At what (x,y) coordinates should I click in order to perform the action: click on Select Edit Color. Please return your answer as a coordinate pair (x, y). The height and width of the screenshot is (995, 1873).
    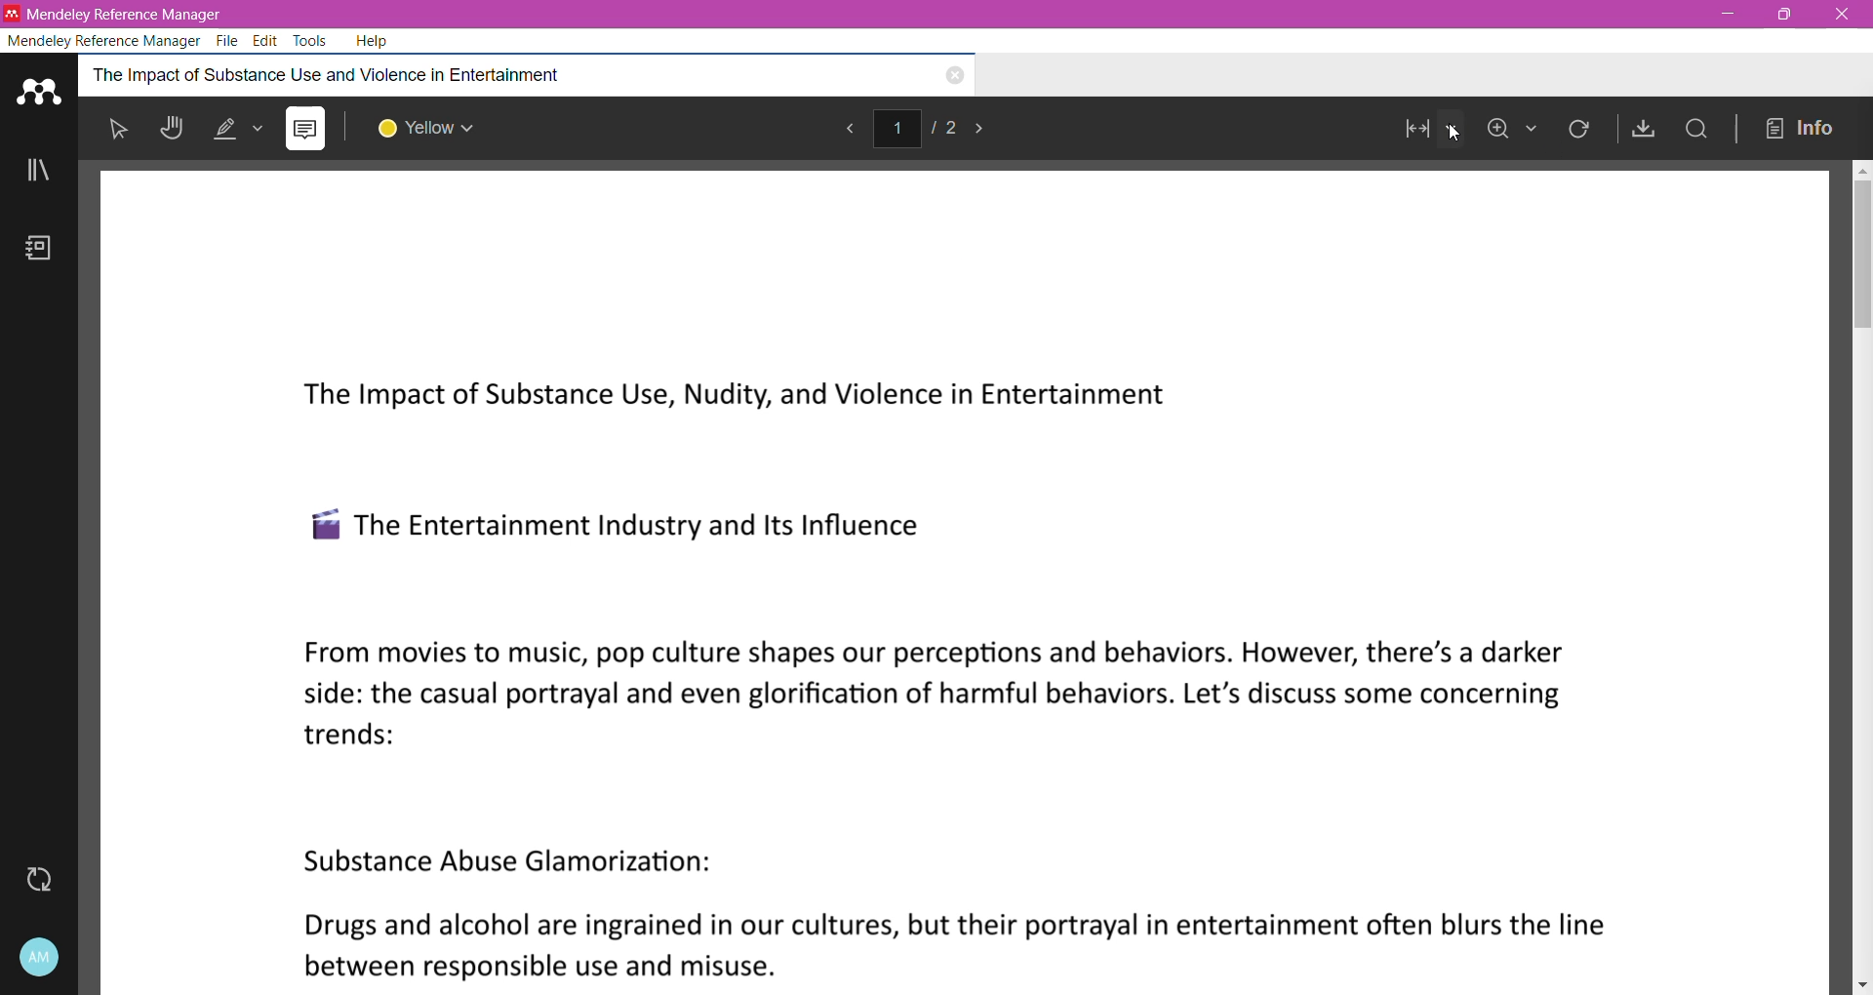
    Looking at the image, I should click on (436, 129).